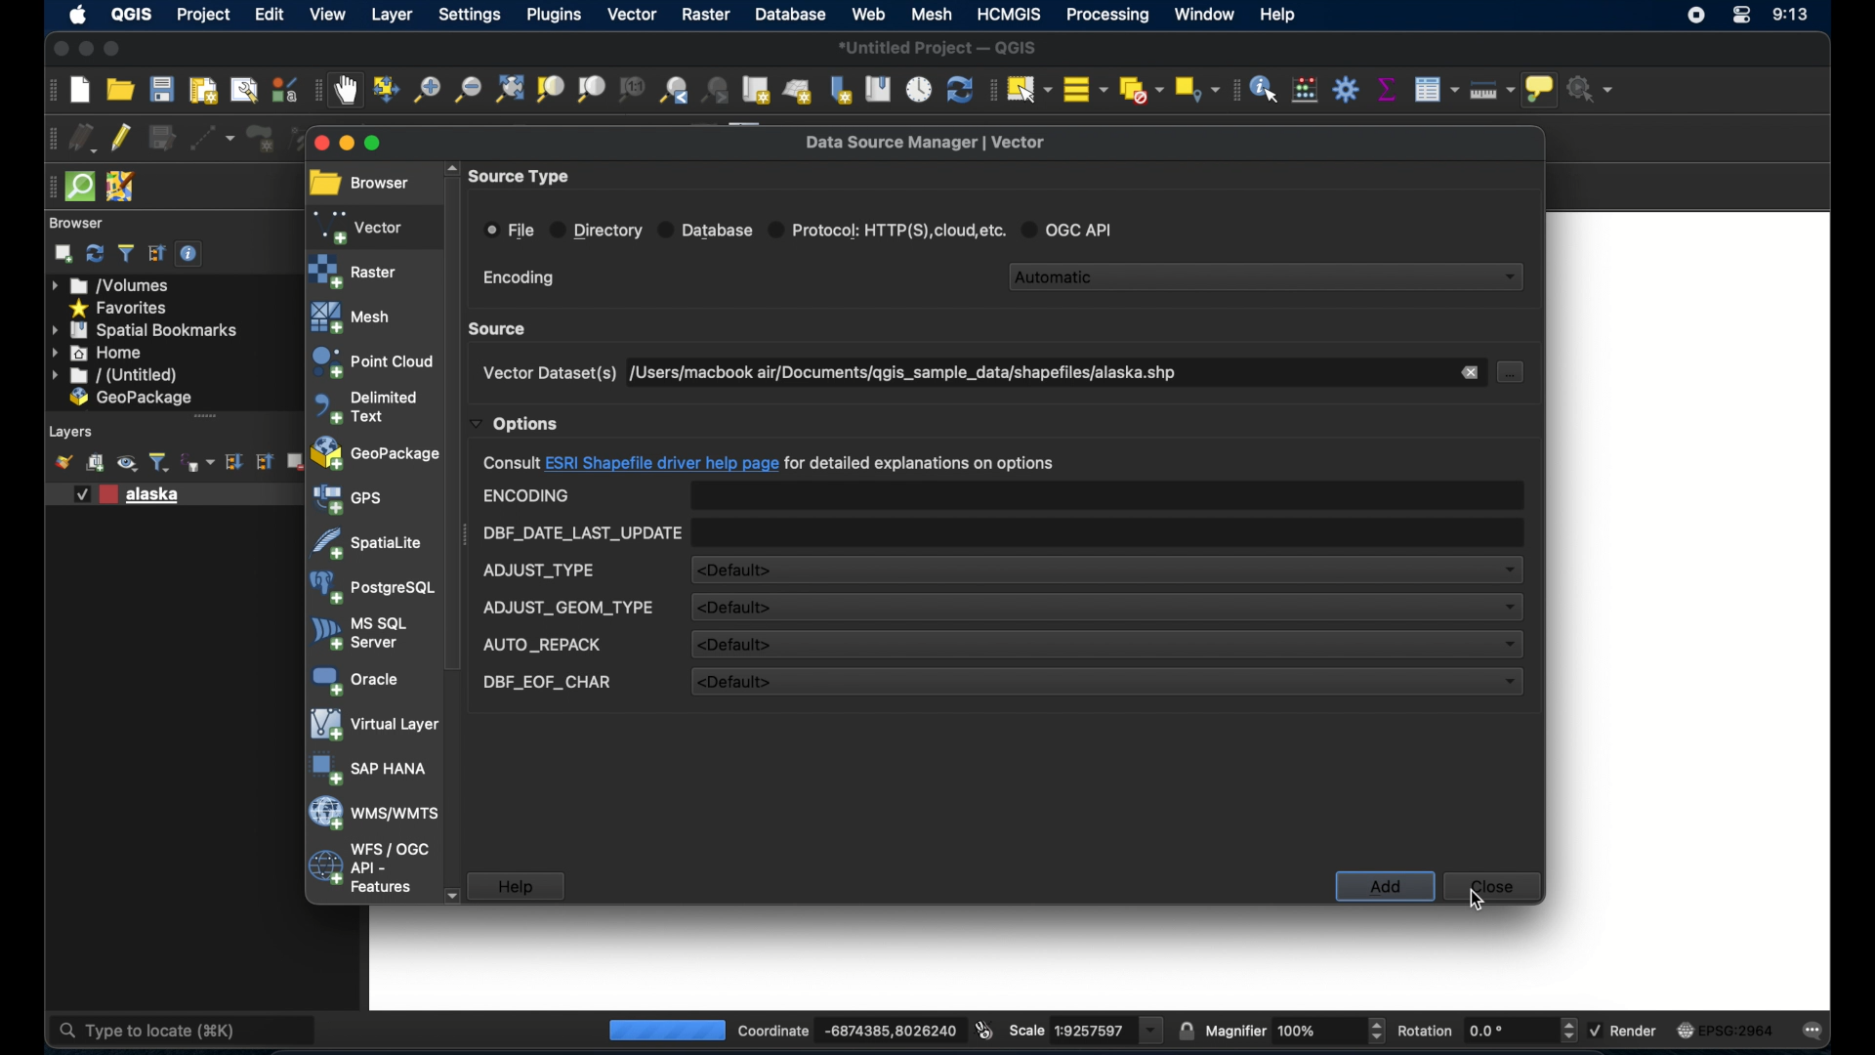 The image size is (1875, 1055). Describe the element at coordinates (454, 424) in the screenshot. I see `scroll box` at that location.